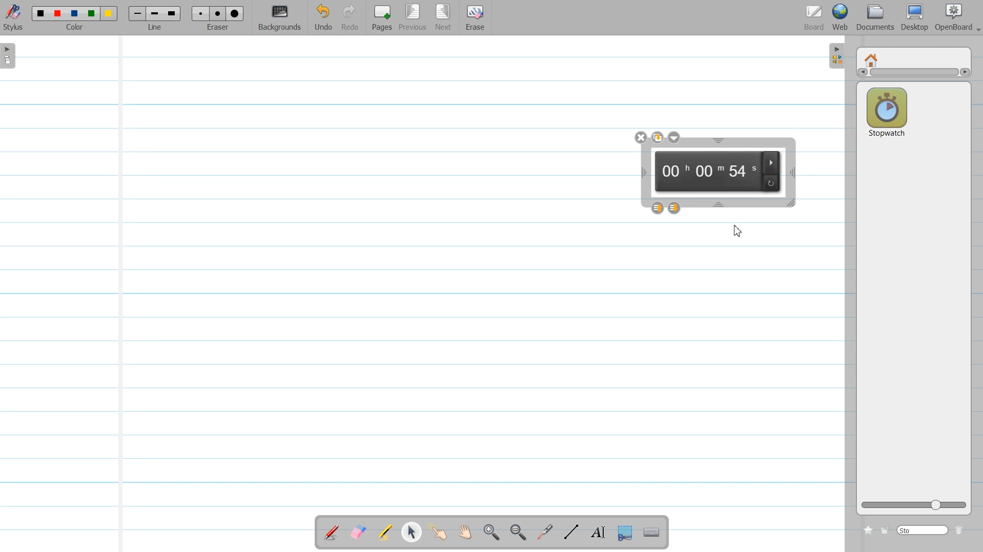  Describe the element at coordinates (492, 533) in the screenshot. I see `Zoom in` at that location.